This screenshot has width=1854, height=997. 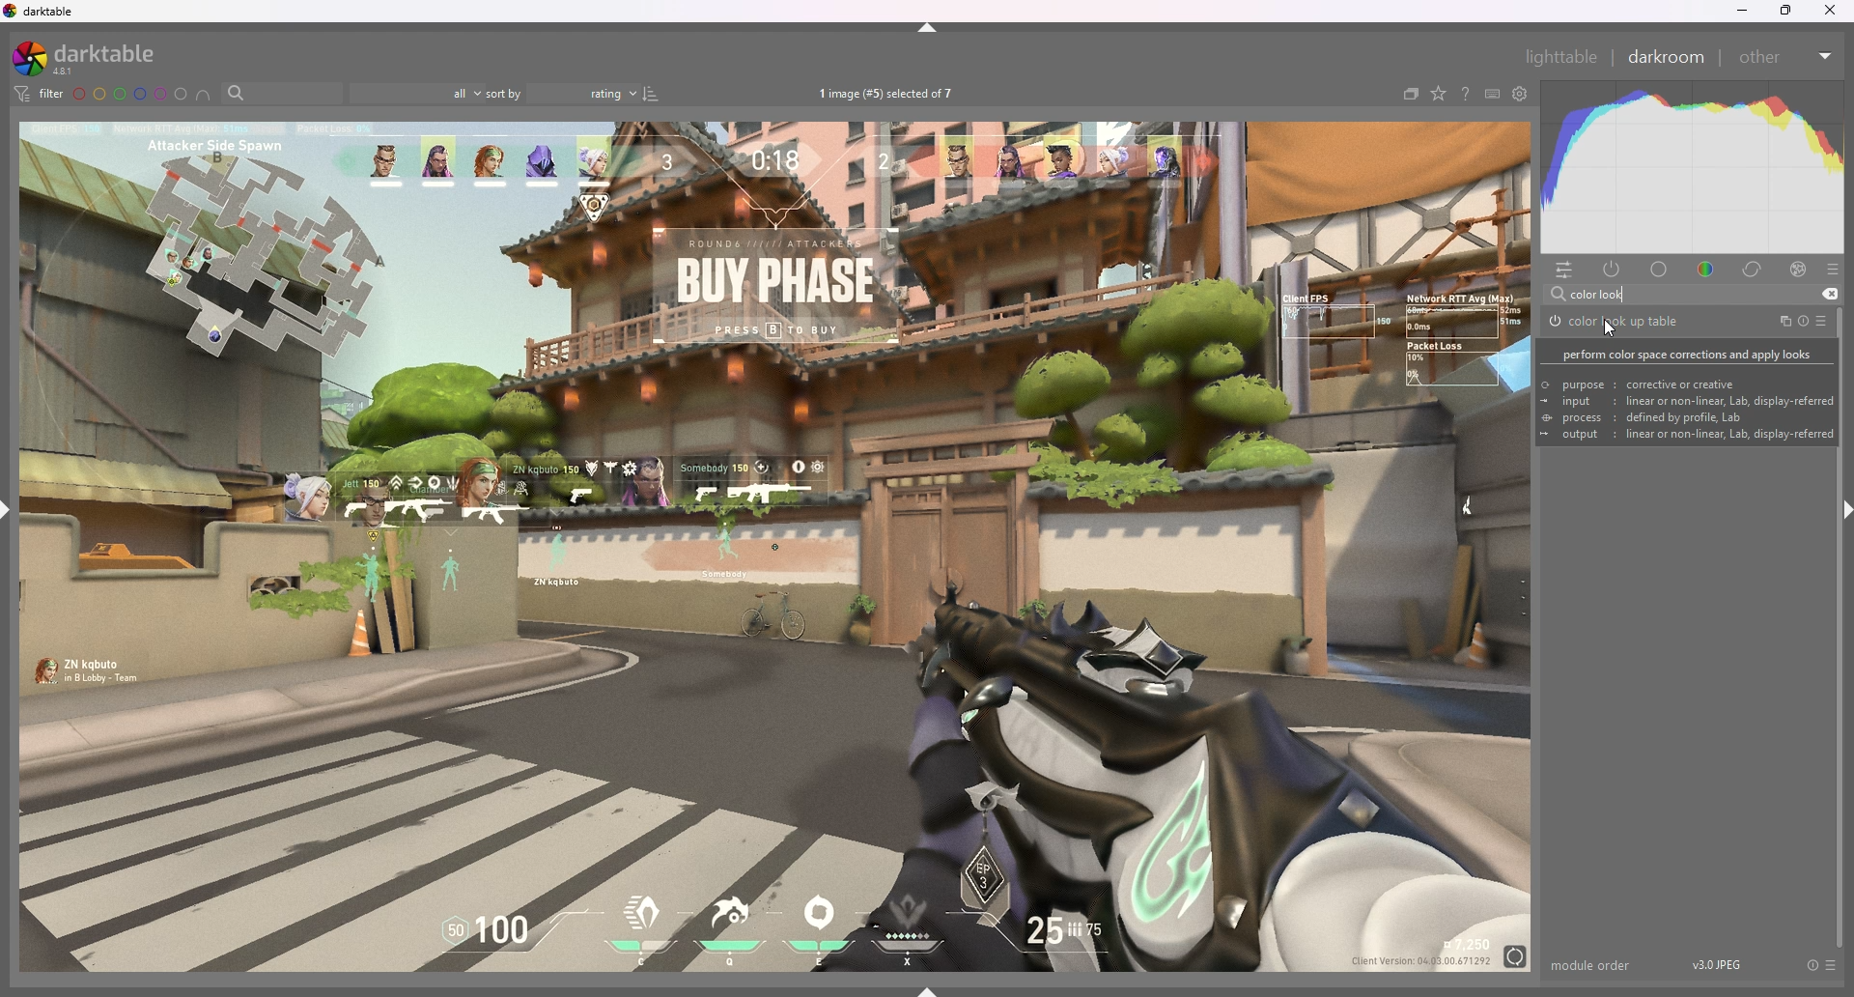 I want to click on color, so click(x=1708, y=271).